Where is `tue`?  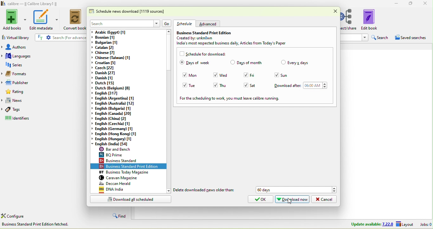
tue is located at coordinates (196, 86).